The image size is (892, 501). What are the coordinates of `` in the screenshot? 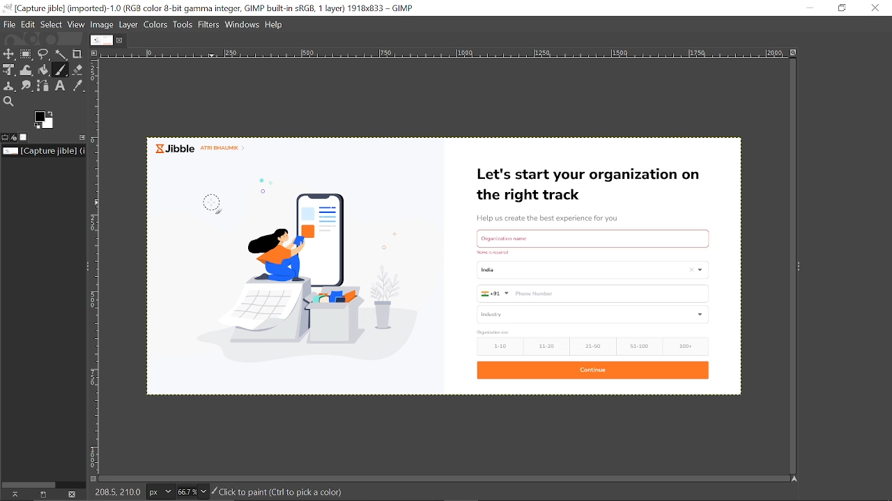 It's located at (842, 9).